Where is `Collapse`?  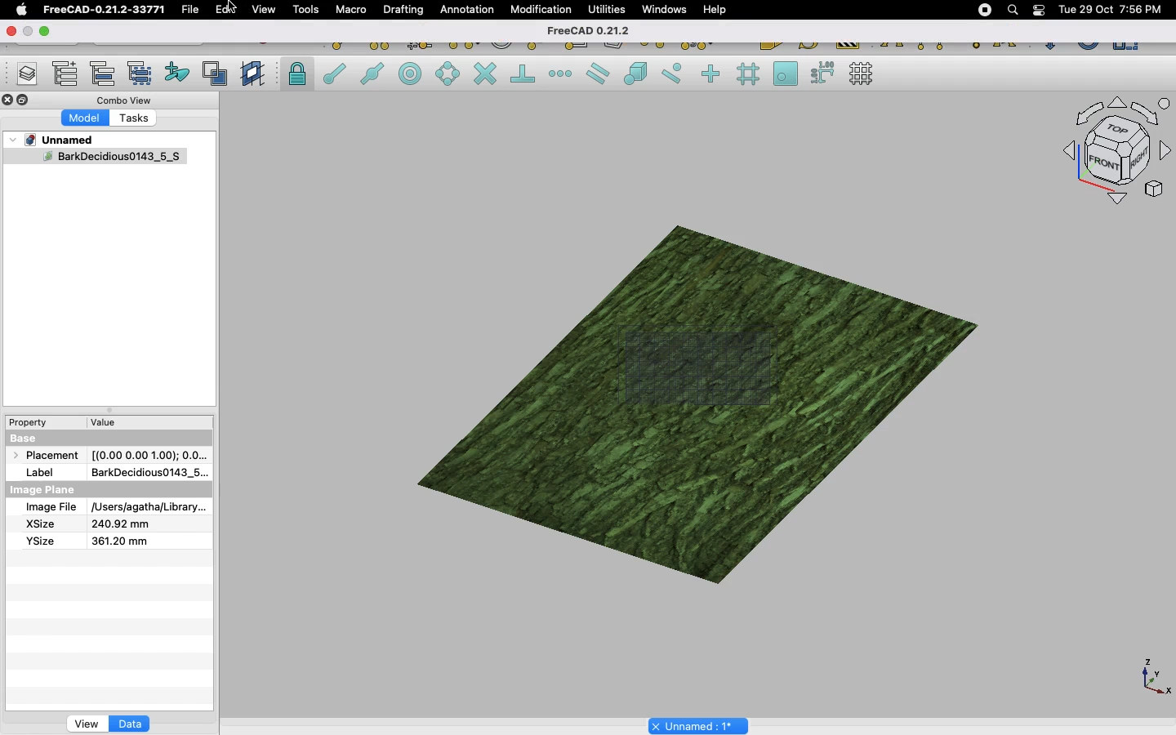 Collapse is located at coordinates (24, 100).